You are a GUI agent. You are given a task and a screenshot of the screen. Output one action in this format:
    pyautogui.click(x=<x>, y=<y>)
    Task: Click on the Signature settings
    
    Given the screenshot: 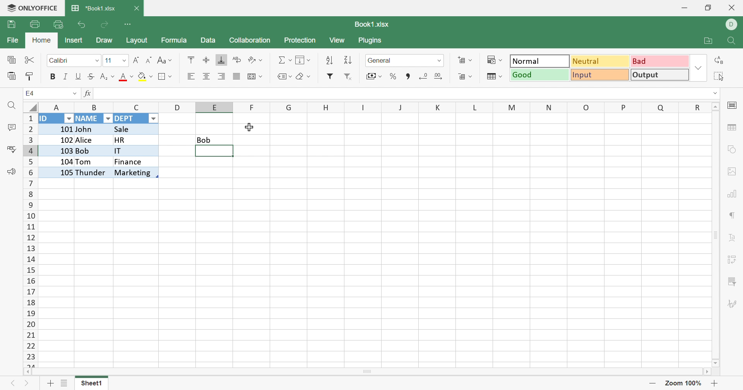 What is the action you would take?
    pyautogui.click(x=734, y=305)
    